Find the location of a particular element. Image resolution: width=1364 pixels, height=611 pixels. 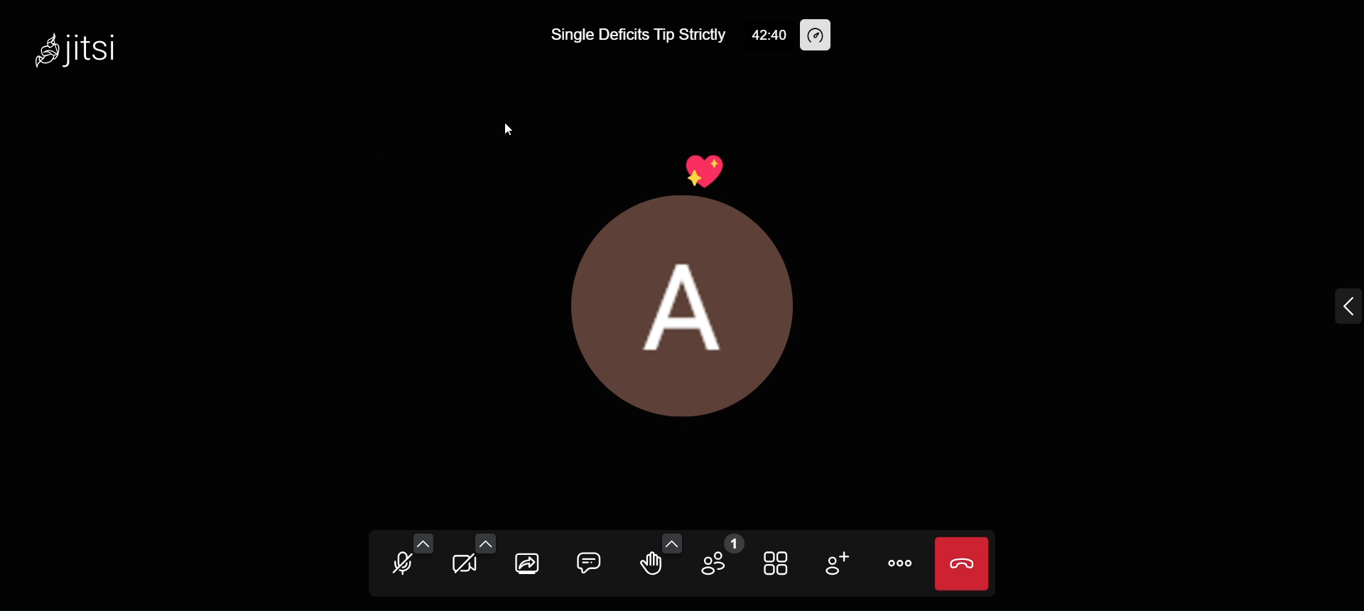

Performance Setting is located at coordinates (821, 36).